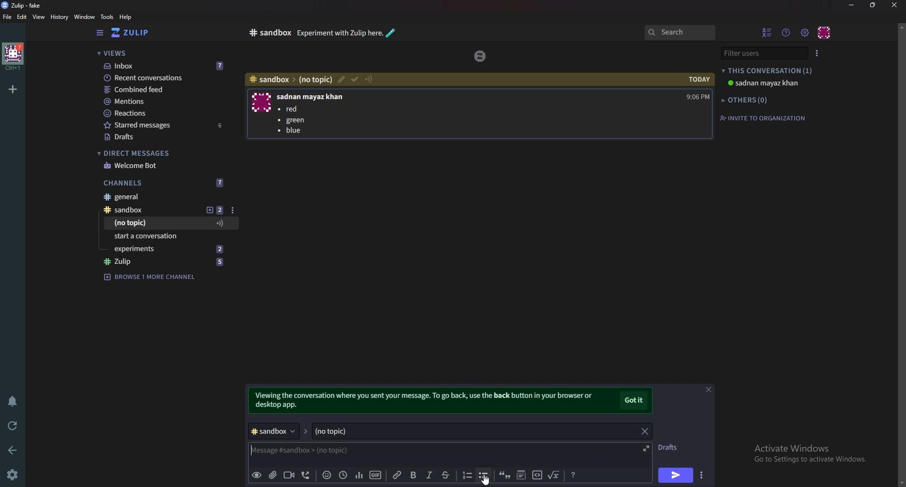 The height and width of the screenshot is (487, 906). I want to click on Message, so click(340, 451).